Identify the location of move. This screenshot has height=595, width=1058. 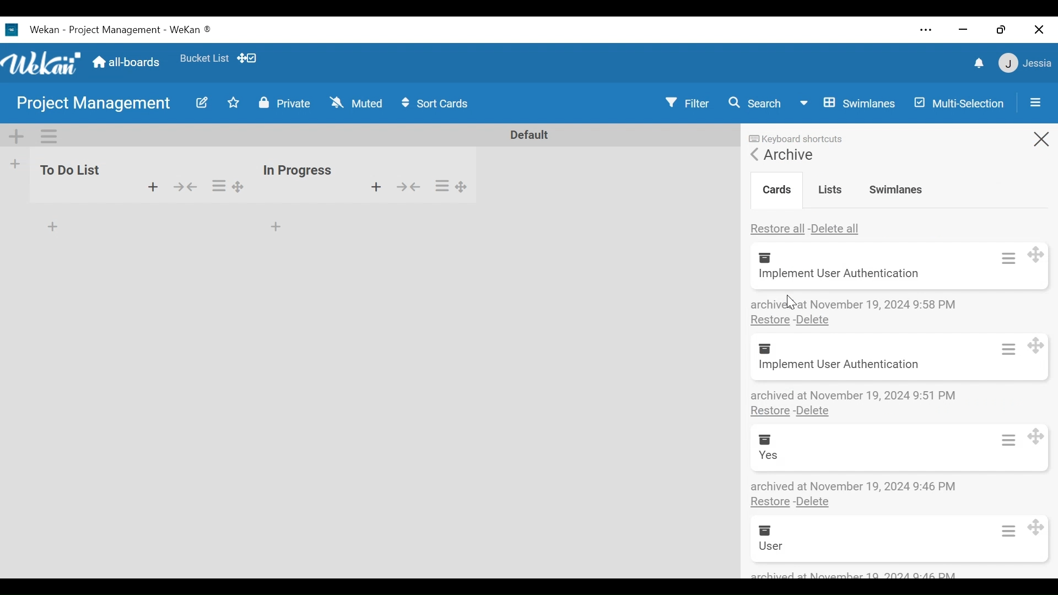
(1037, 347).